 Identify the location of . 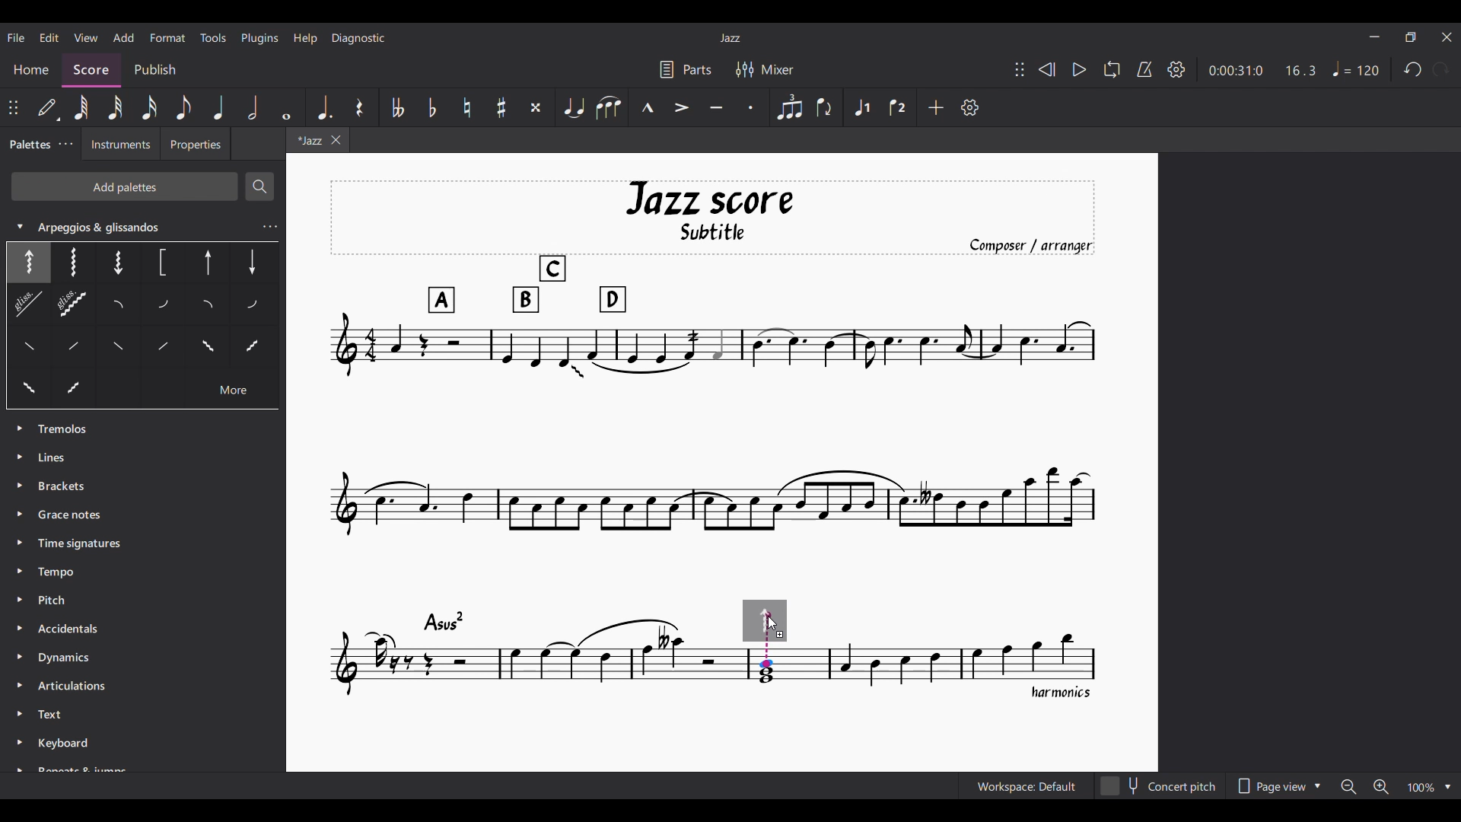
(27, 345).